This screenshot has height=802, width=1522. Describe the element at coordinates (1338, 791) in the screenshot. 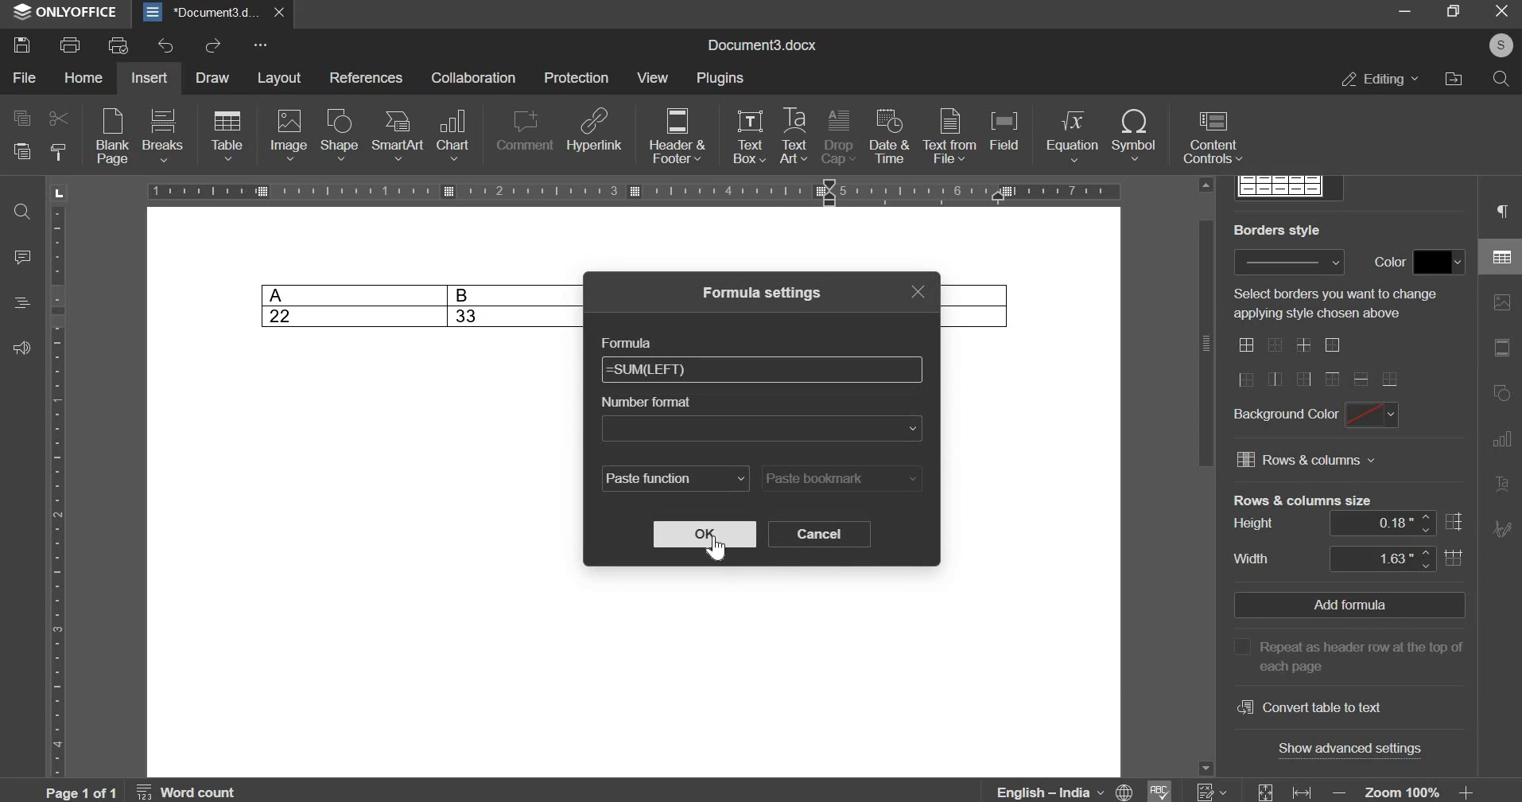

I see `decrease zoom` at that location.